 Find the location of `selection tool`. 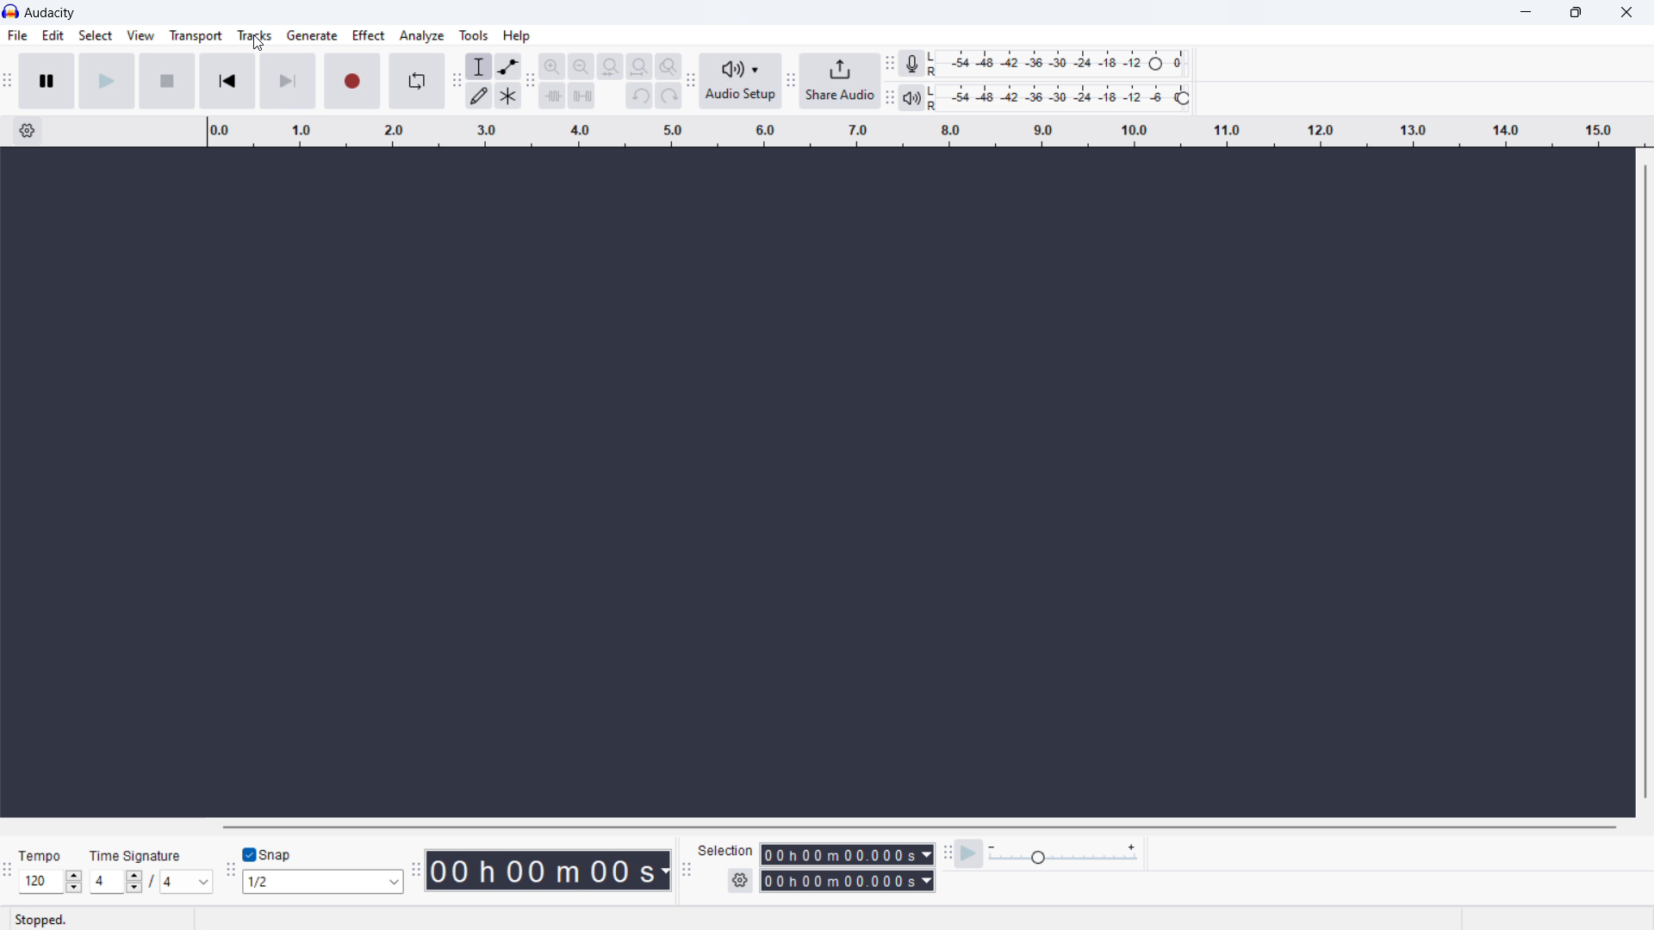

selection tool is located at coordinates (479, 65).